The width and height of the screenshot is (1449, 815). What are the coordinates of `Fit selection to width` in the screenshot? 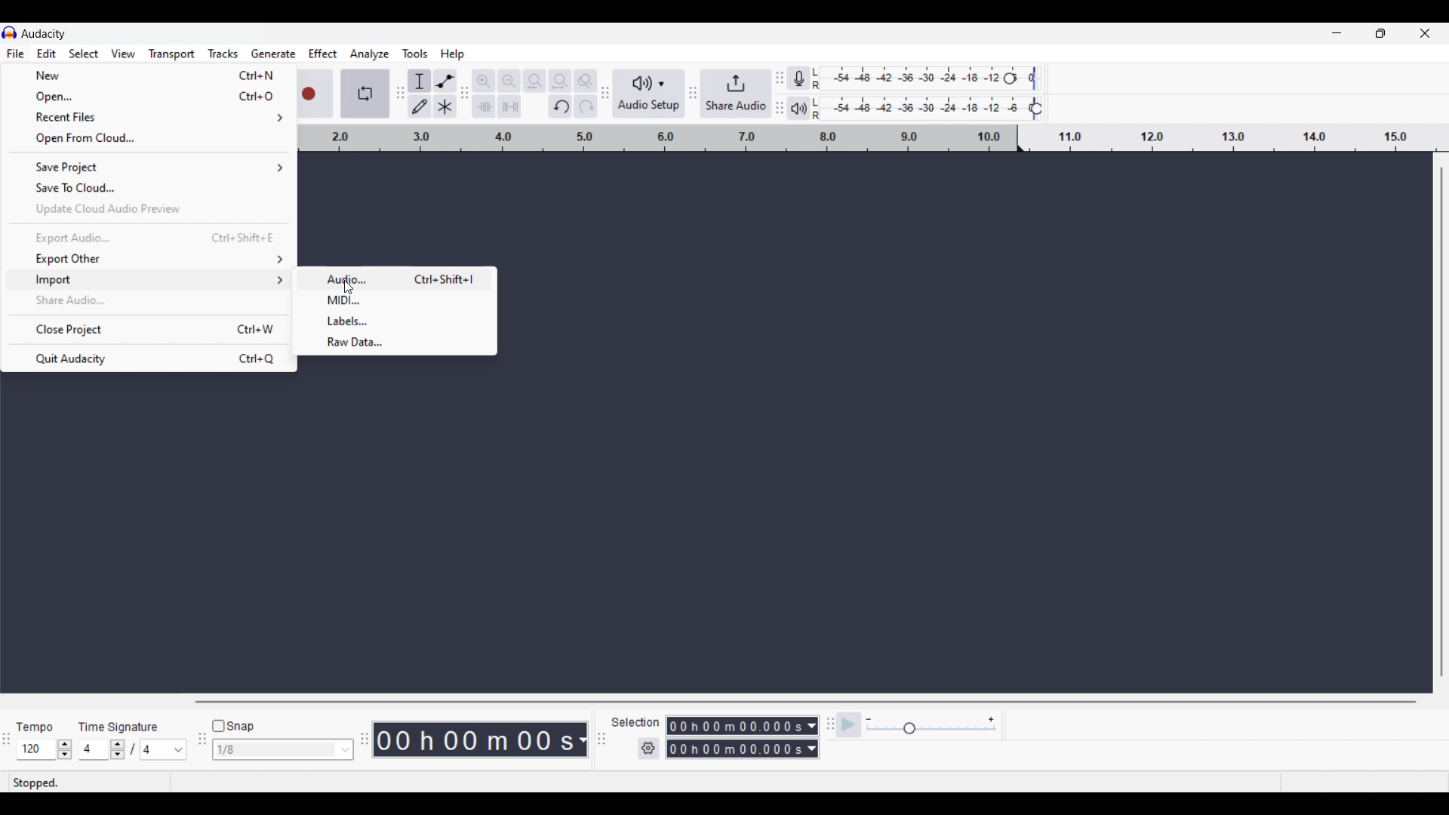 It's located at (534, 81).